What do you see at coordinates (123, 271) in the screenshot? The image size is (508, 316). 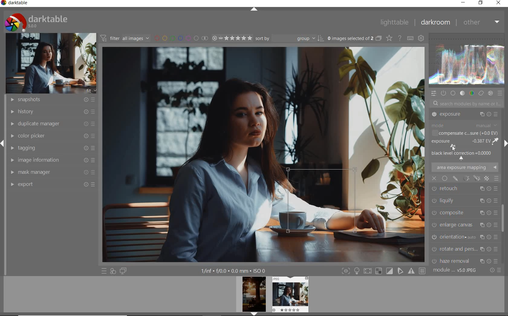 I see `DISPLAY A SECOND DARKROOM IMAGE WINDOW` at bounding box center [123, 271].